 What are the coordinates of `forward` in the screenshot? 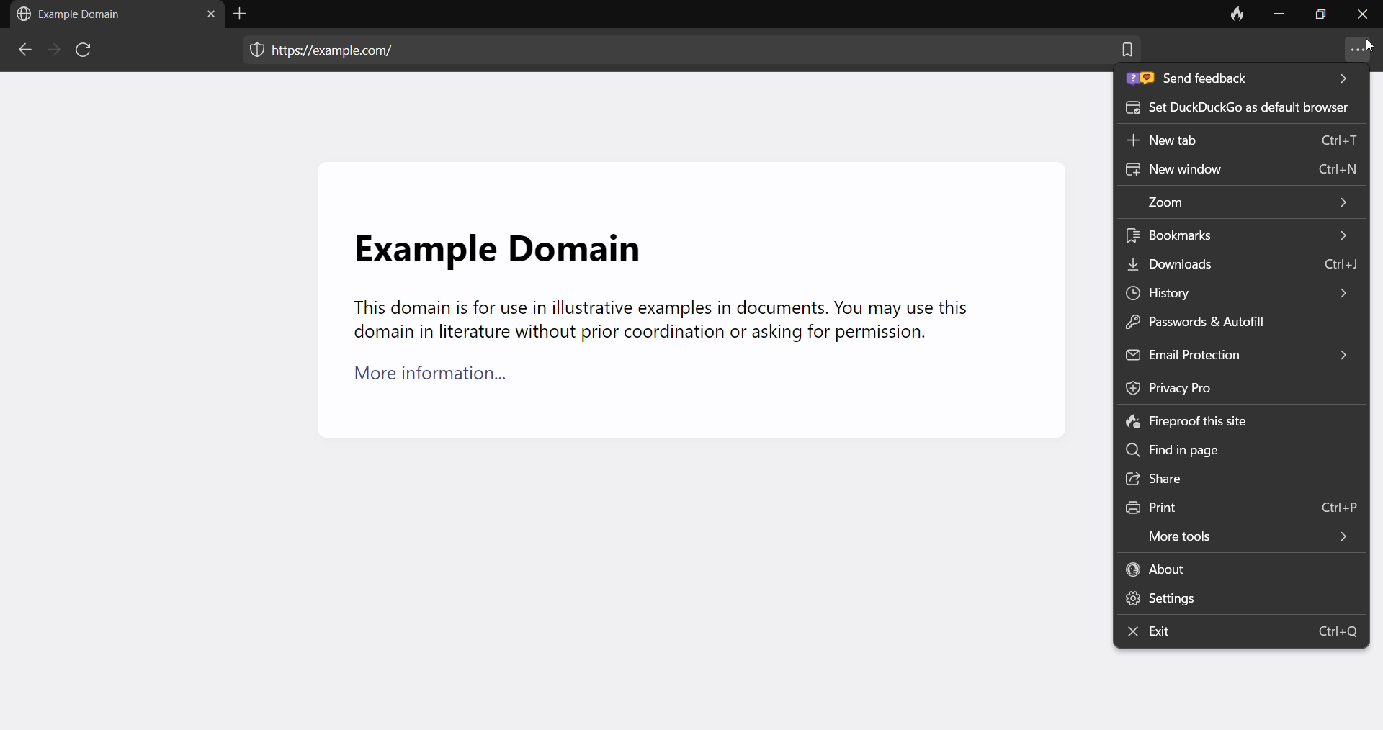 It's located at (51, 50).